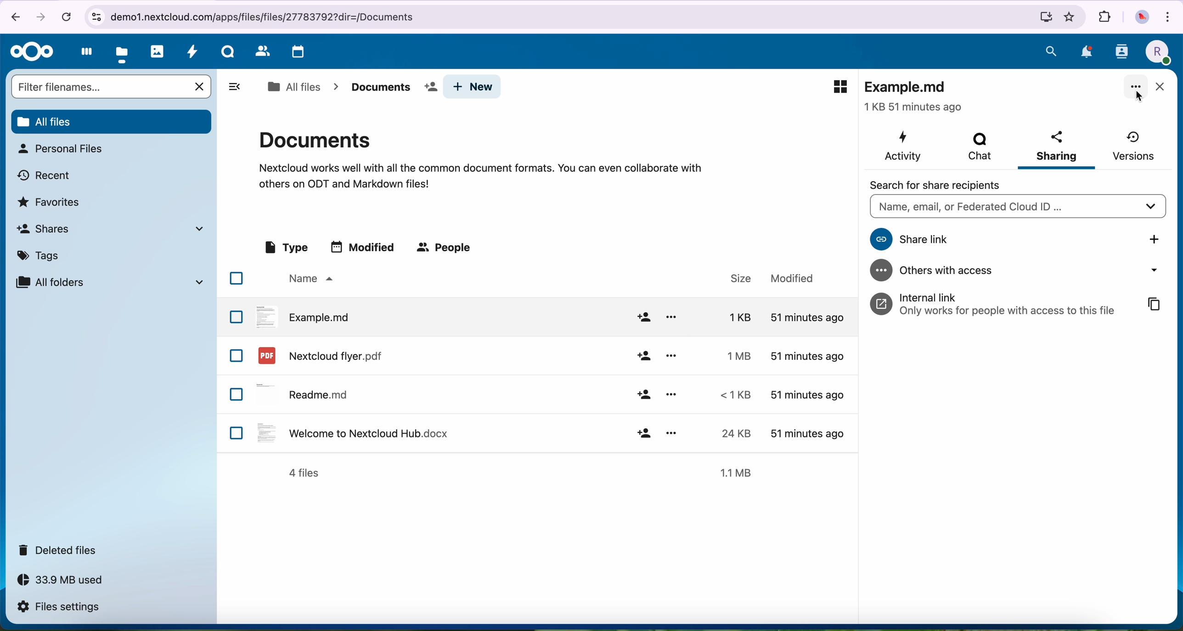  Describe the element at coordinates (806, 432) in the screenshot. I see `modified` at that location.